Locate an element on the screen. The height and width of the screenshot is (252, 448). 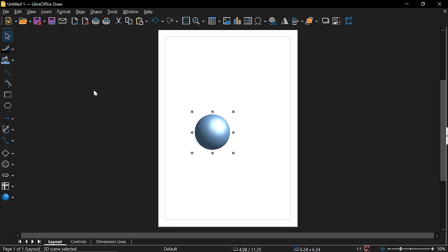
Sphere added is located at coordinates (212, 133).